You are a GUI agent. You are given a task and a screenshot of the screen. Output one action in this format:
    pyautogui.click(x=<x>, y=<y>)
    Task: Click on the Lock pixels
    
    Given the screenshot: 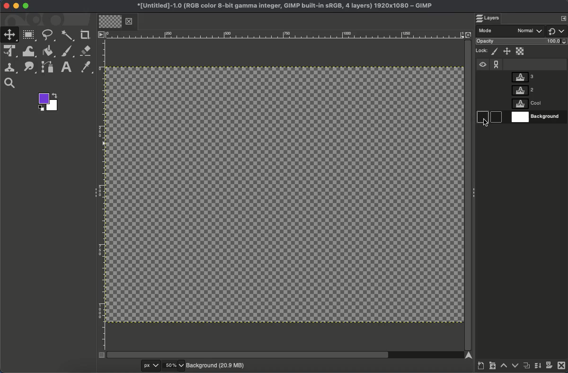 What is the action you would take?
    pyautogui.click(x=496, y=52)
    